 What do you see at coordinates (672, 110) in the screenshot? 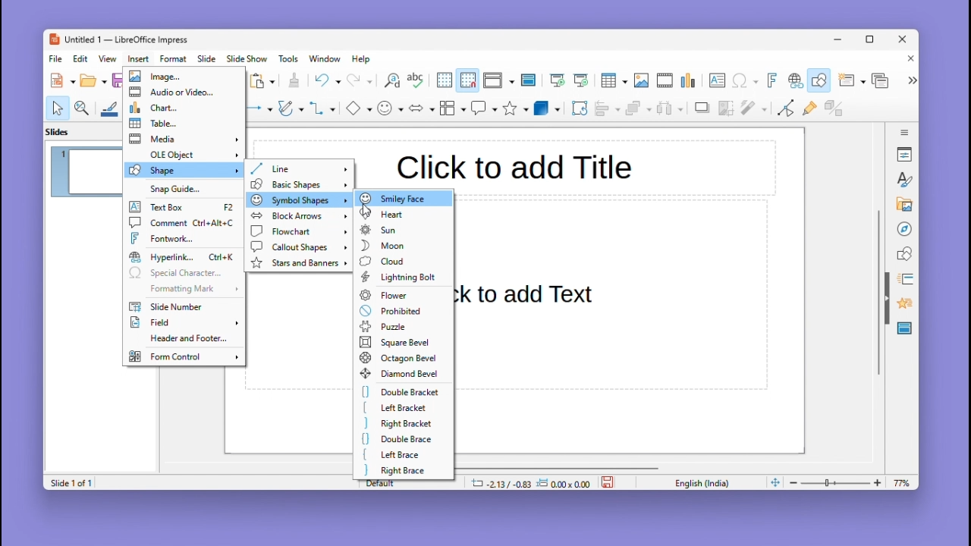
I see `Distribute` at bounding box center [672, 110].